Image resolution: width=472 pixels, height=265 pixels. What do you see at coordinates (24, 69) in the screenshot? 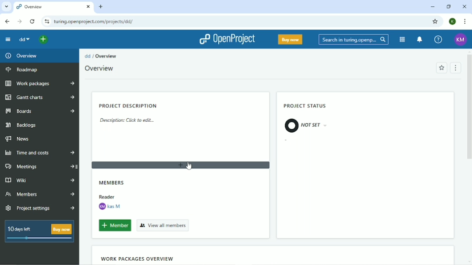
I see `Roadmap` at bounding box center [24, 69].